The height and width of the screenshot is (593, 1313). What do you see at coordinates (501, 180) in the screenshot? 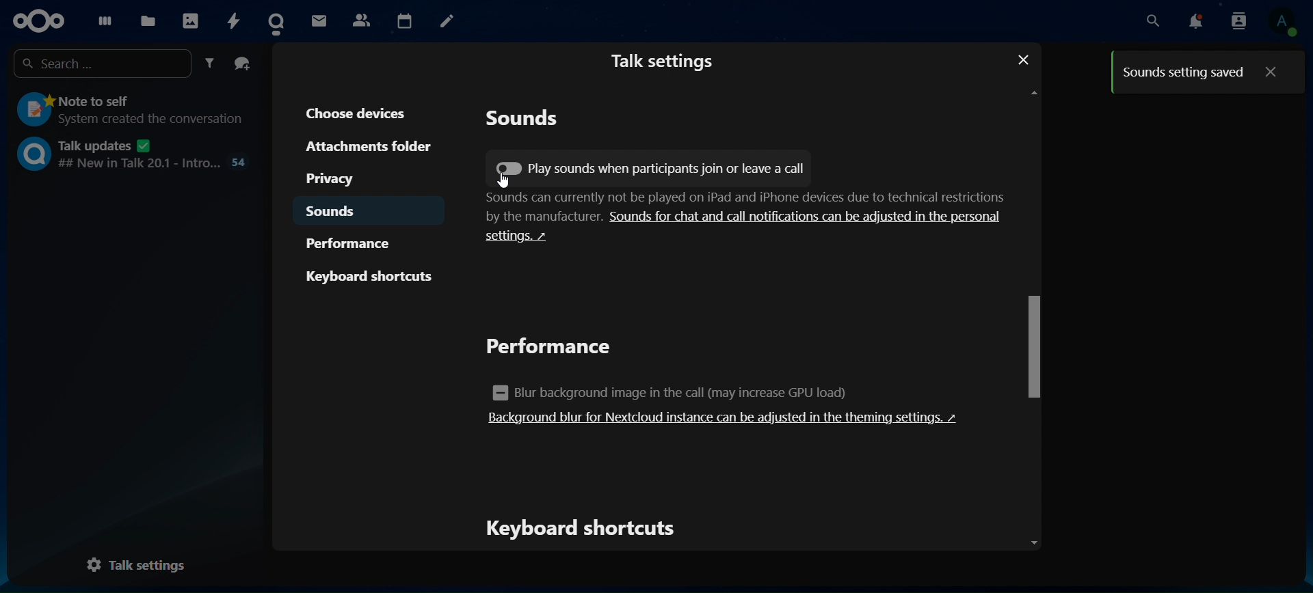
I see `Cursor` at bounding box center [501, 180].